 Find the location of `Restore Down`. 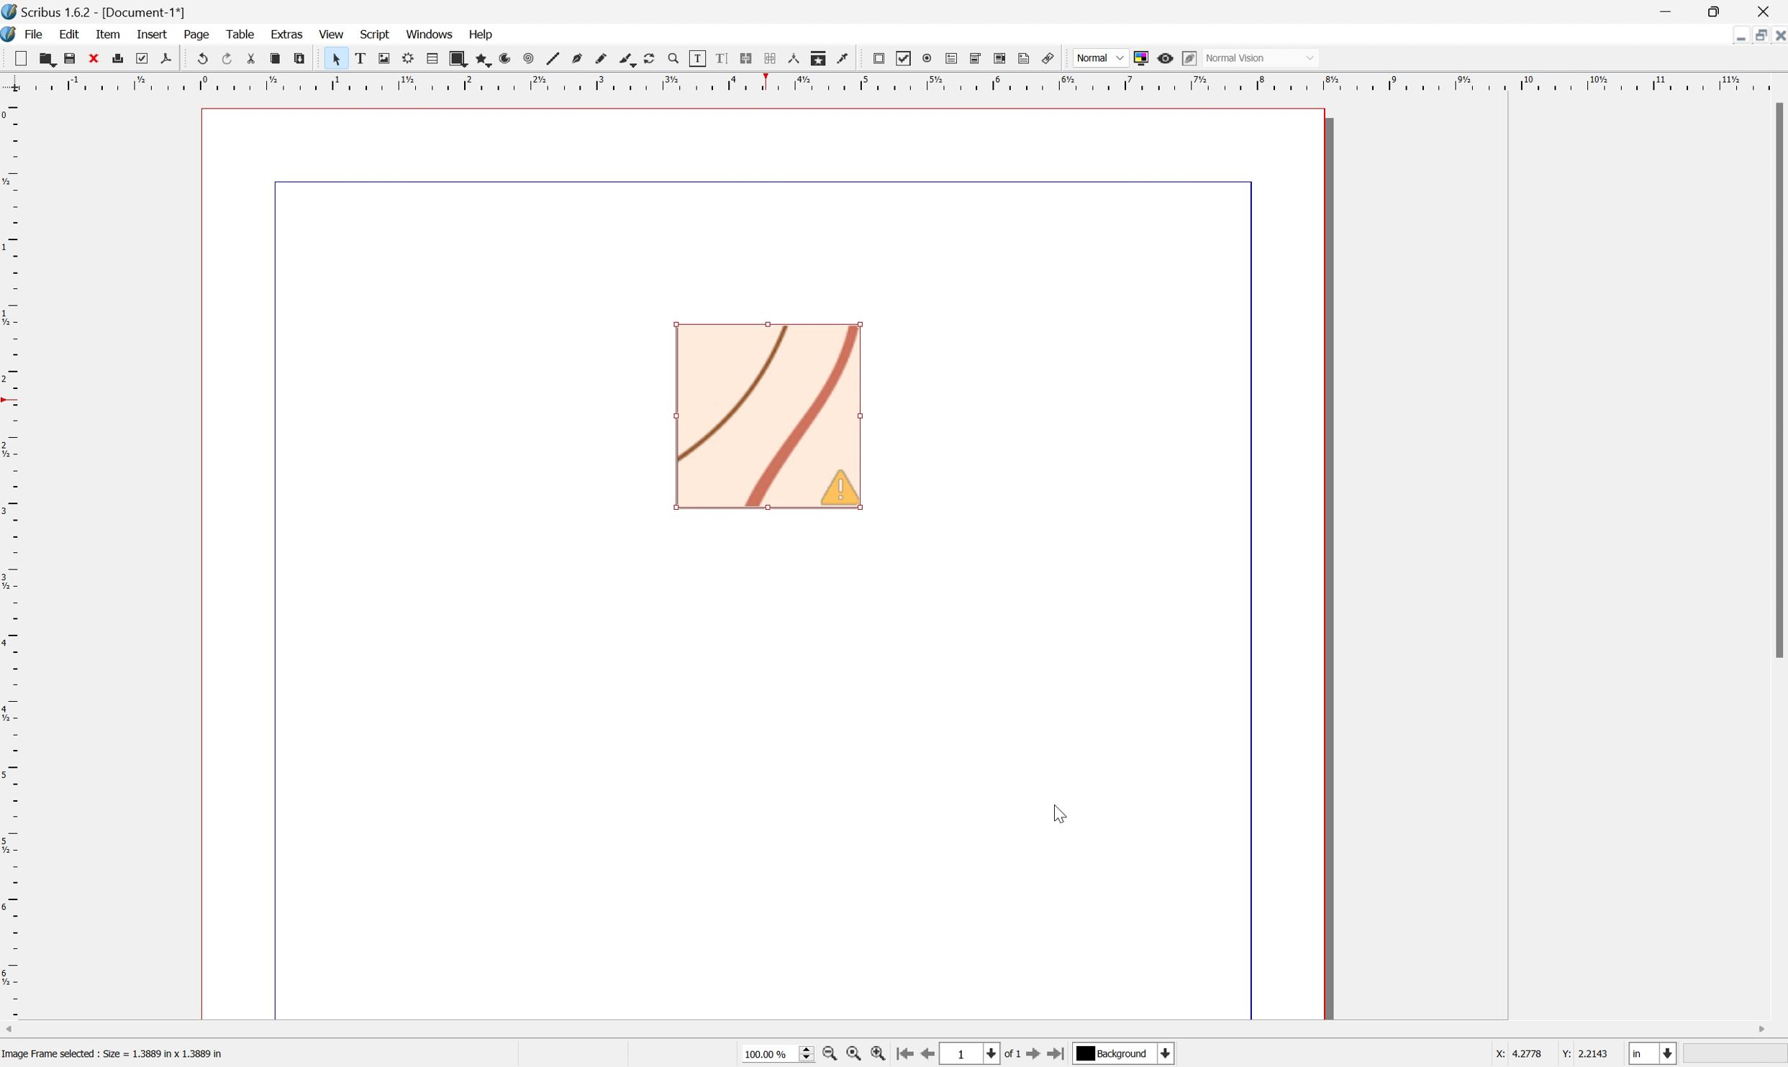

Restore Down is located at coordinates (1739, 39).